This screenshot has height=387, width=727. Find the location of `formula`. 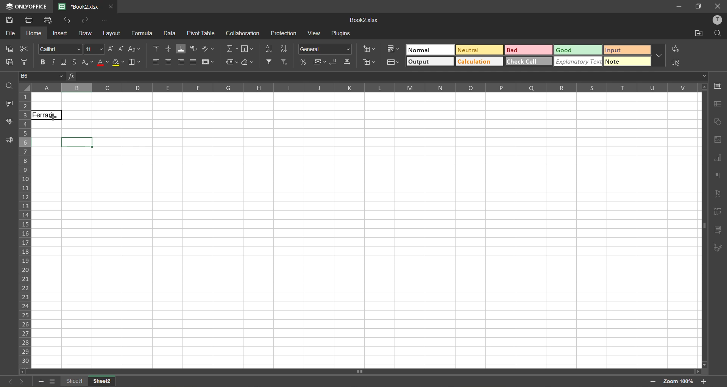

formula is located at coordinates (144, 33).